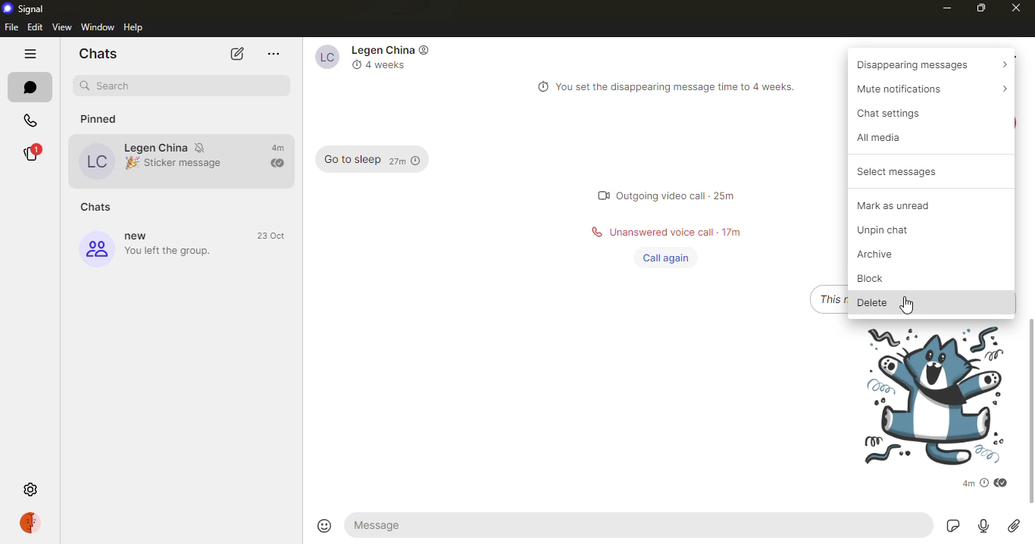 This screenshot has width=1035, height=544. I want to click on Legen China, so click(156, 147).